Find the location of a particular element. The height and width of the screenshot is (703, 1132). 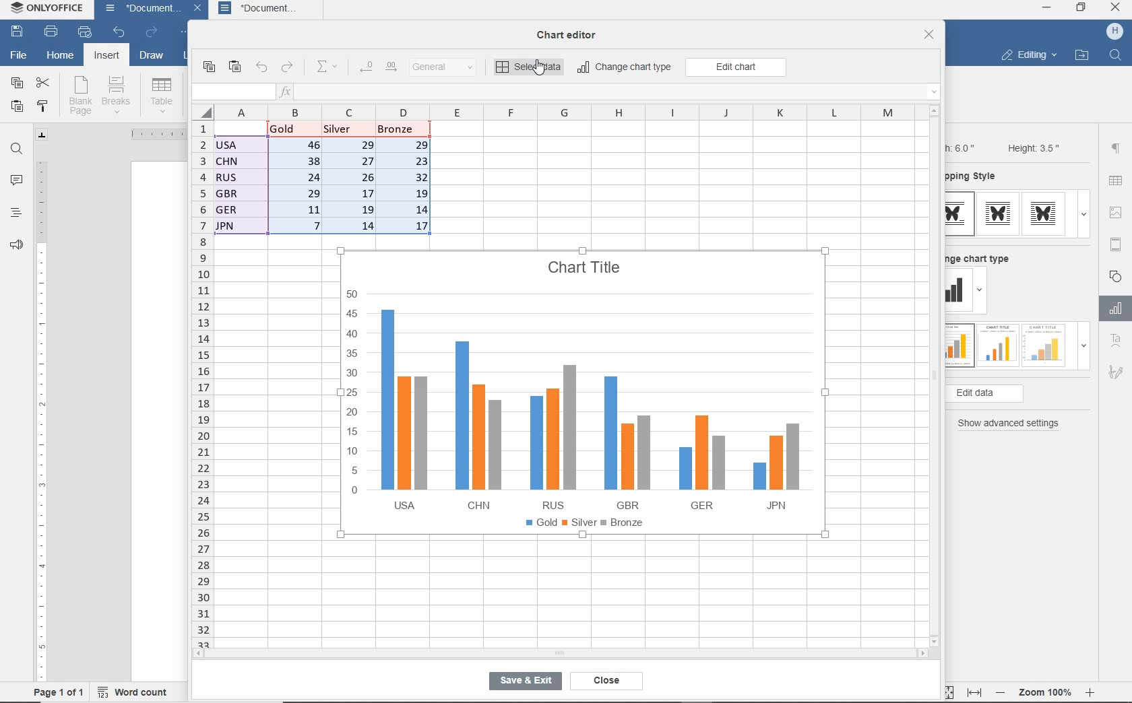

scroll down is located at coordinates (935, 640).